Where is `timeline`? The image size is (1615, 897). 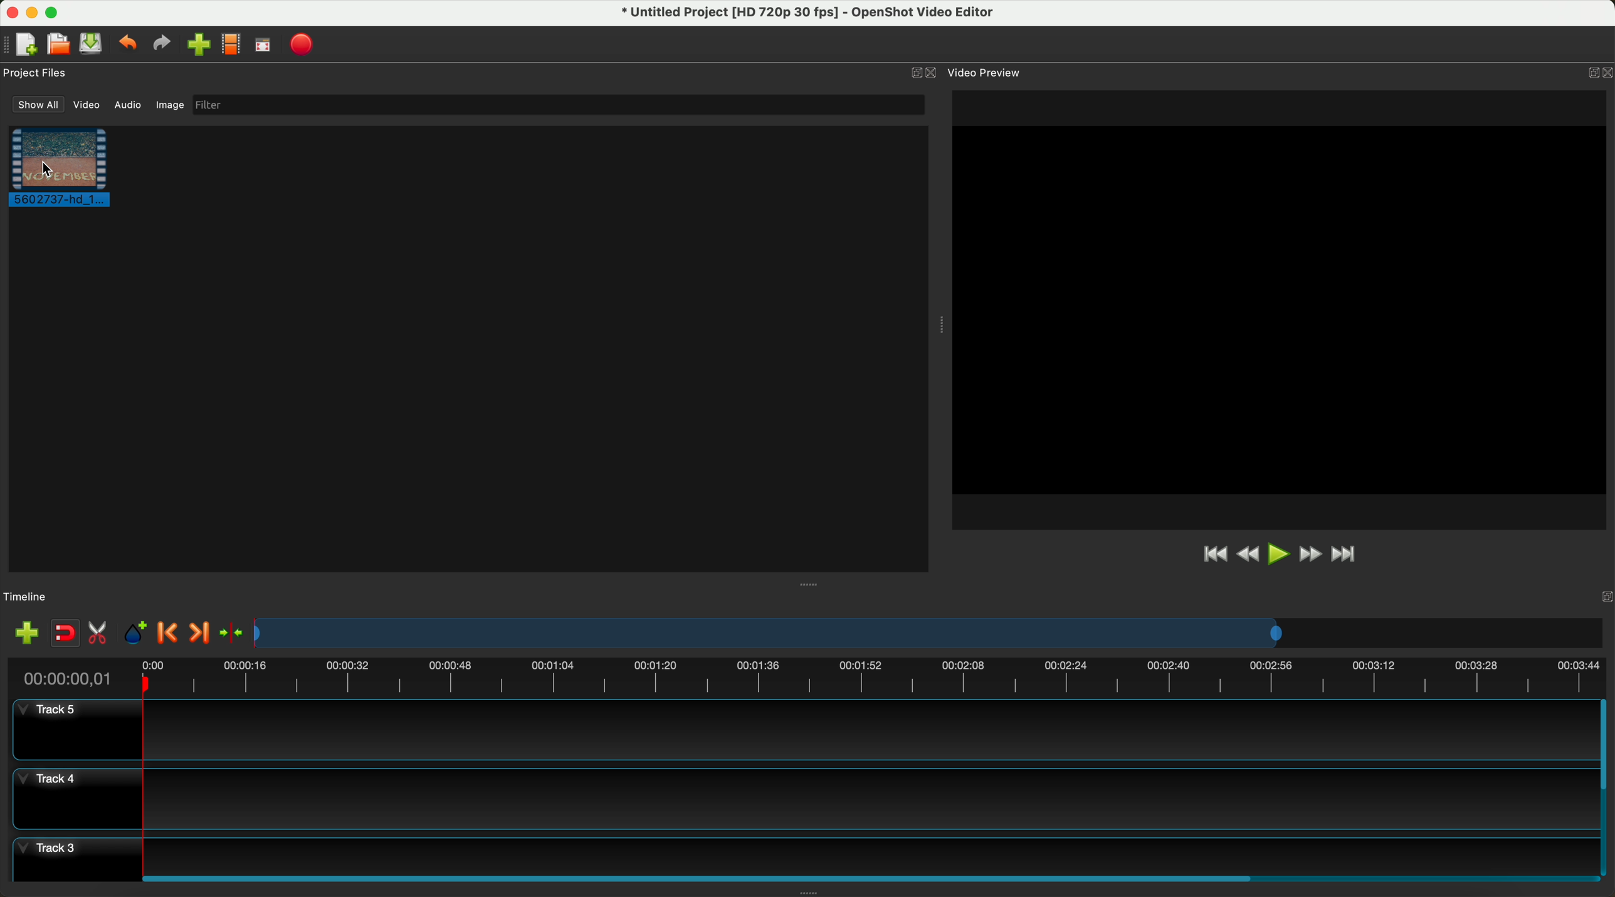 timeline is located at coordinates (928, 632).